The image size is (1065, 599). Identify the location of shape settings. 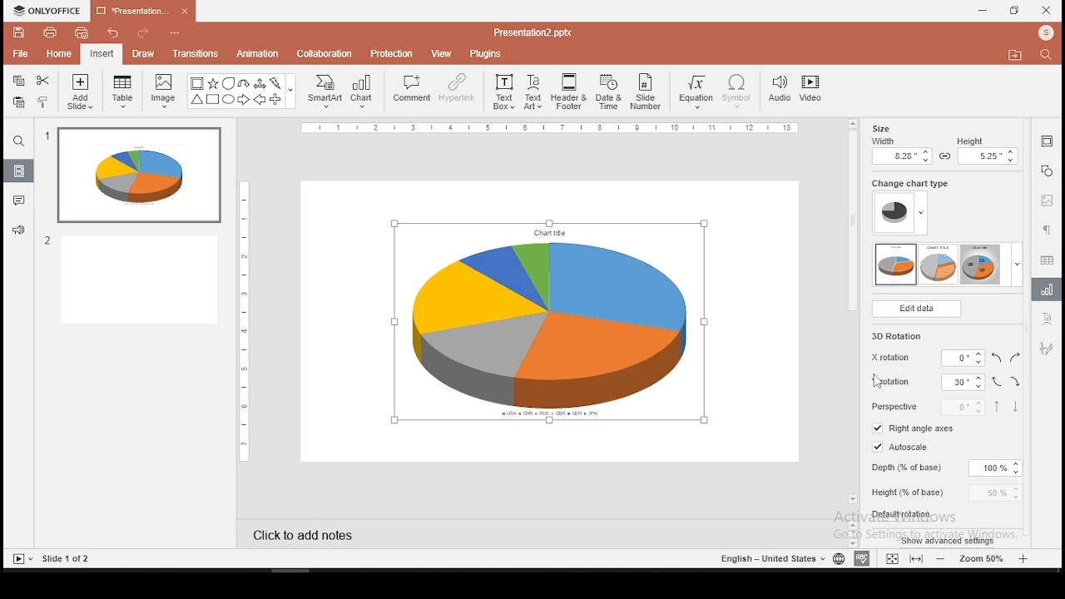
(1046, 171).